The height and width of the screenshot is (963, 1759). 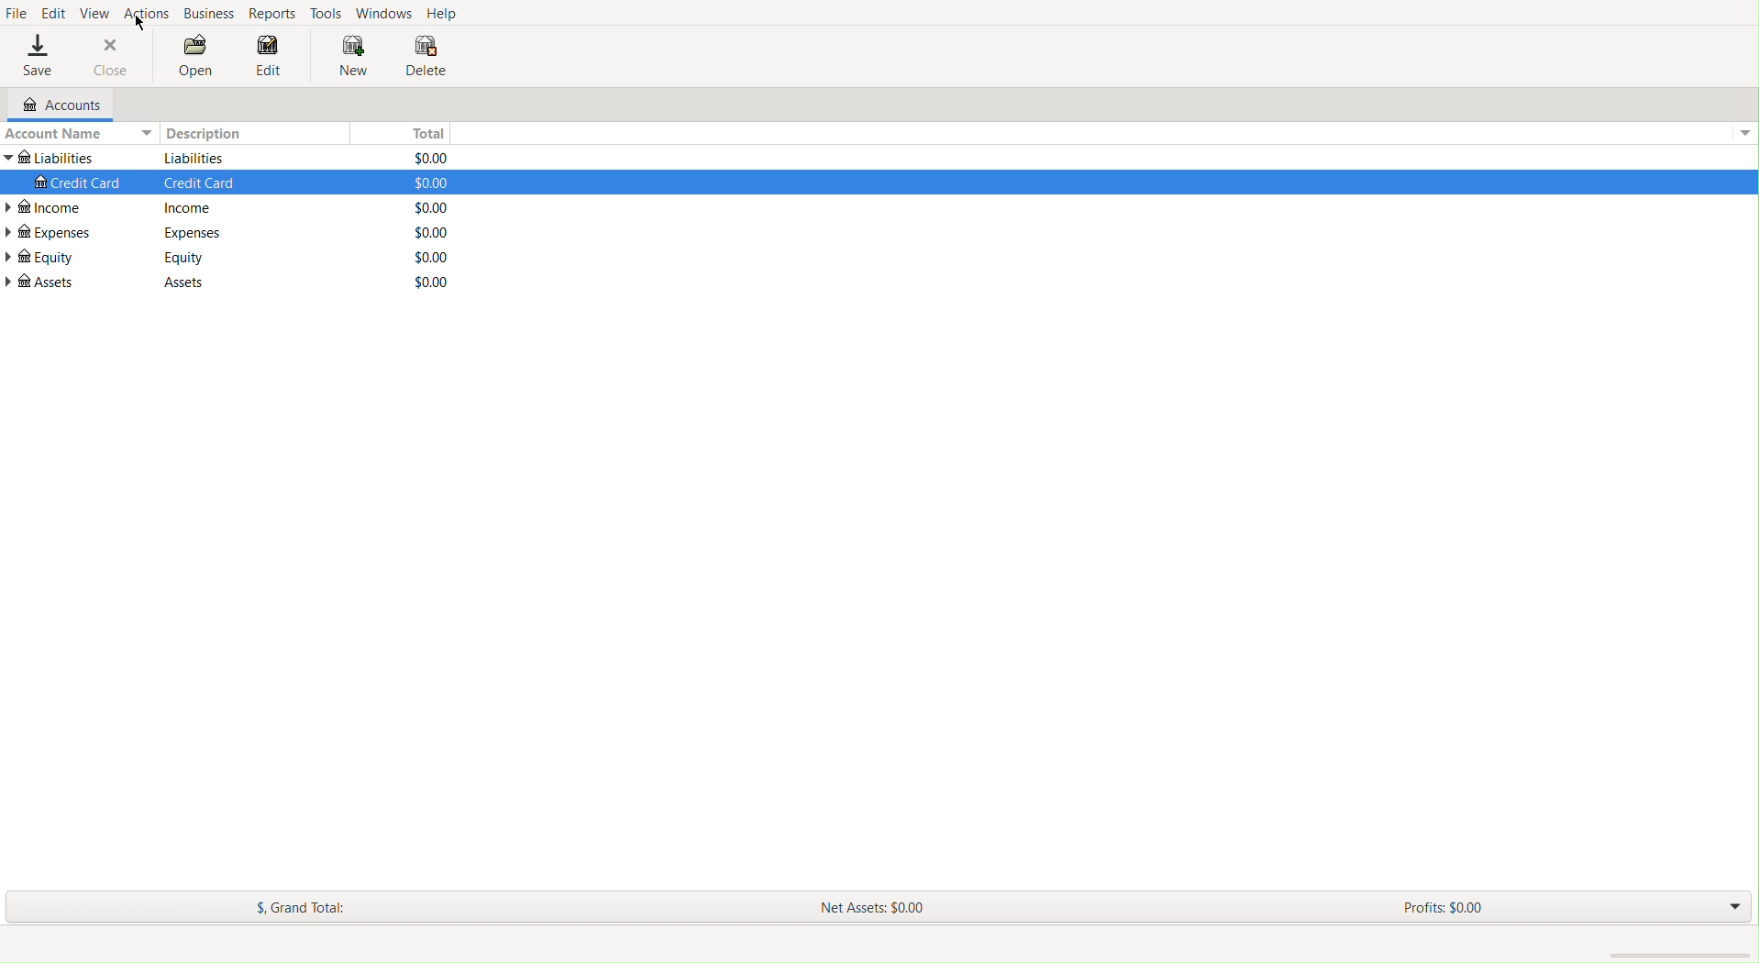 What do you see at coordinates (327, 13) in the screenshot?
I see `Tools` at bounding box center [327, 13].